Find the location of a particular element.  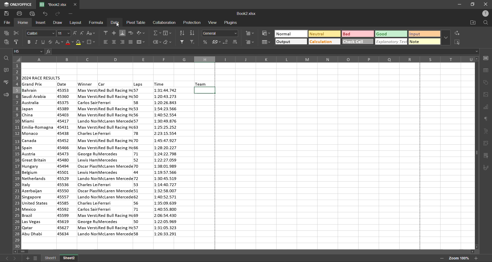

scrollbar is located at coordinates (477, 153).